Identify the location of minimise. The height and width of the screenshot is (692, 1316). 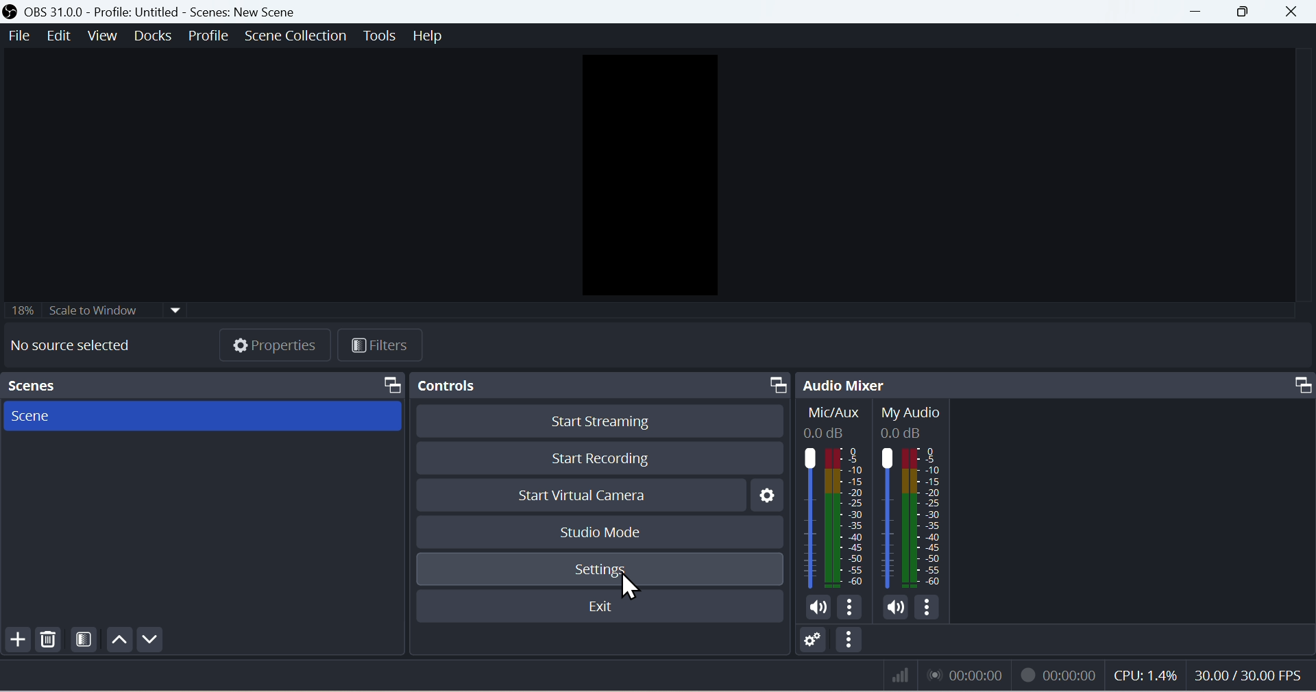
(1195, 13).